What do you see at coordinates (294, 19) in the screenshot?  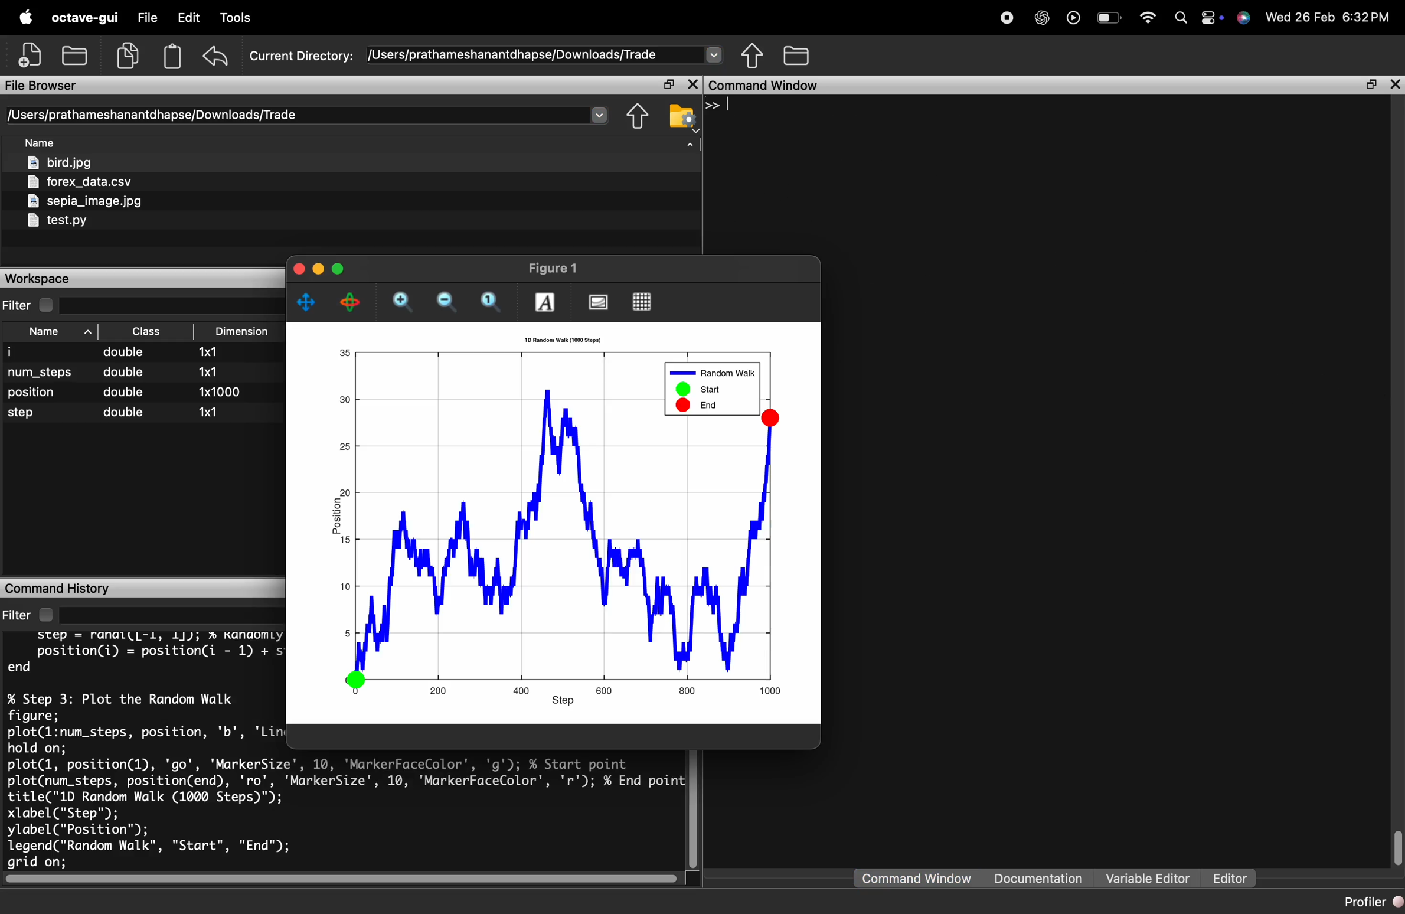 I see `tools` at bounding box center [294, 19].